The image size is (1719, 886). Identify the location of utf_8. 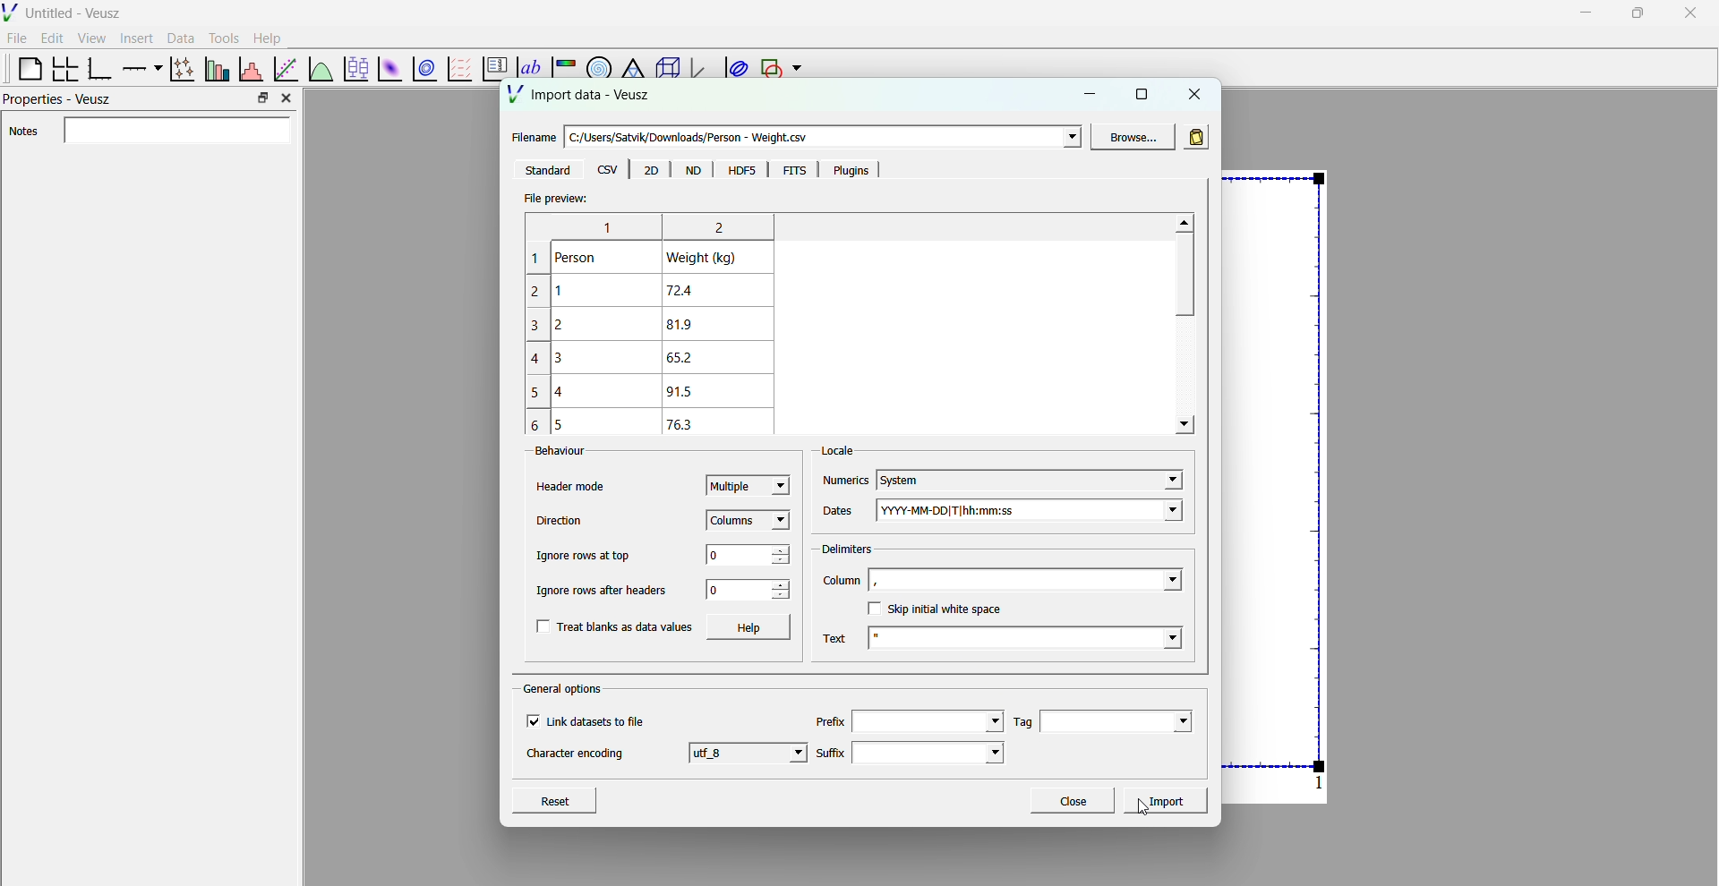
(749, 752).